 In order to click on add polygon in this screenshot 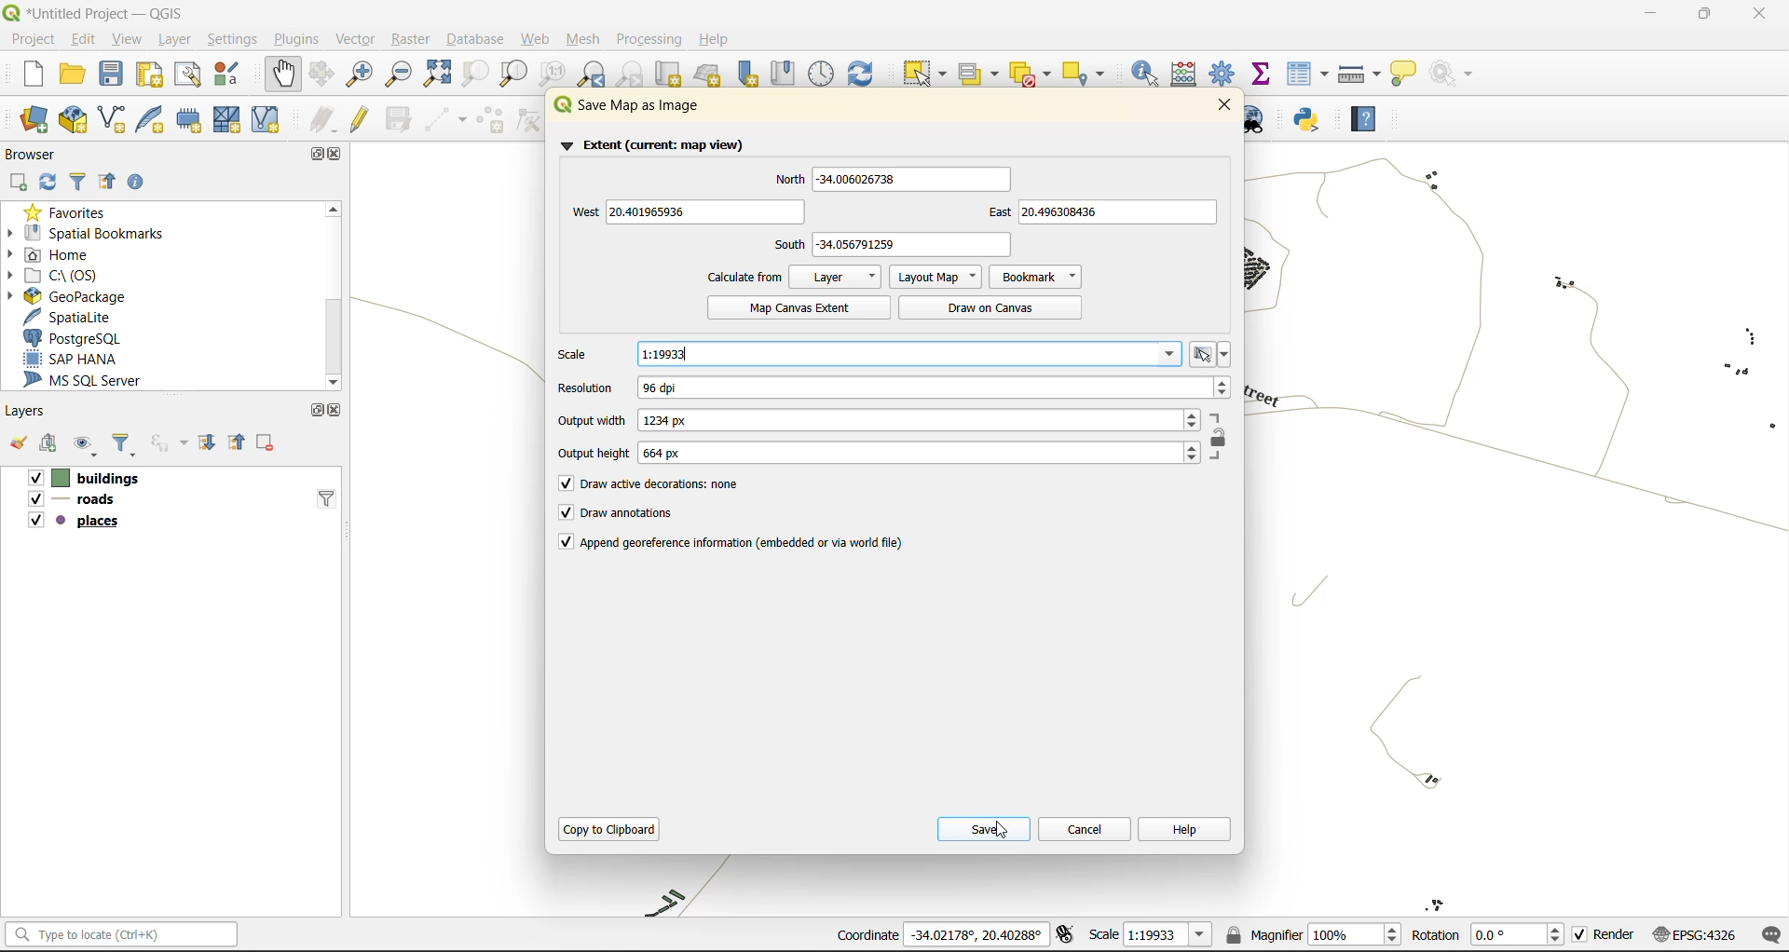, I will do `click(490, 120)`.